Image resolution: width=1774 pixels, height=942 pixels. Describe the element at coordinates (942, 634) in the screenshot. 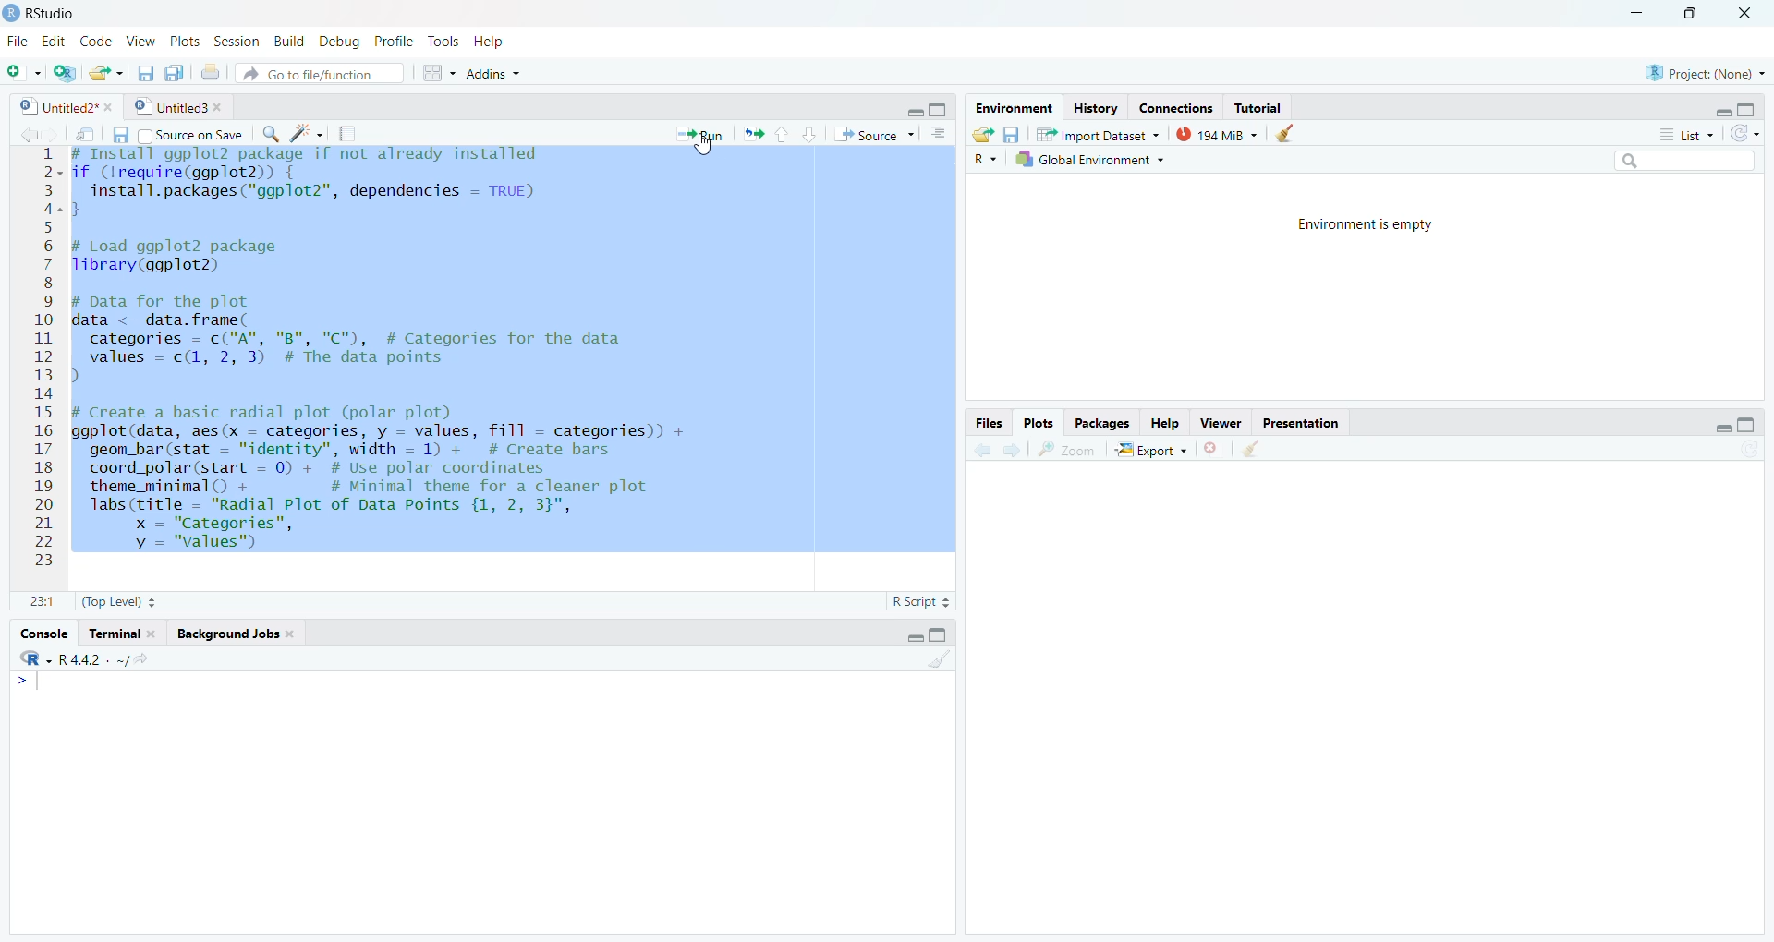

I see `Maximize` at that location.